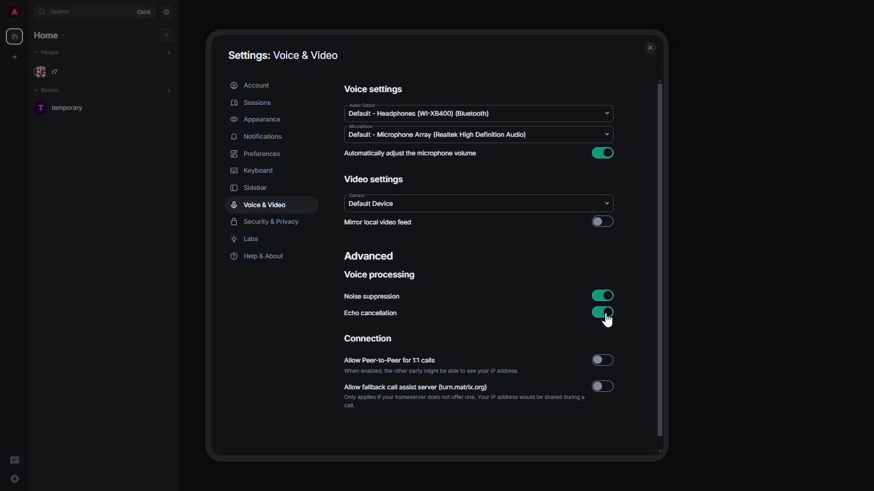 Image resolution: width=874 pixels, height=491 pixels. What do you see at coordinates (14, 12) in the screenshot?
I see `profile` at bounding box center [14, 12].